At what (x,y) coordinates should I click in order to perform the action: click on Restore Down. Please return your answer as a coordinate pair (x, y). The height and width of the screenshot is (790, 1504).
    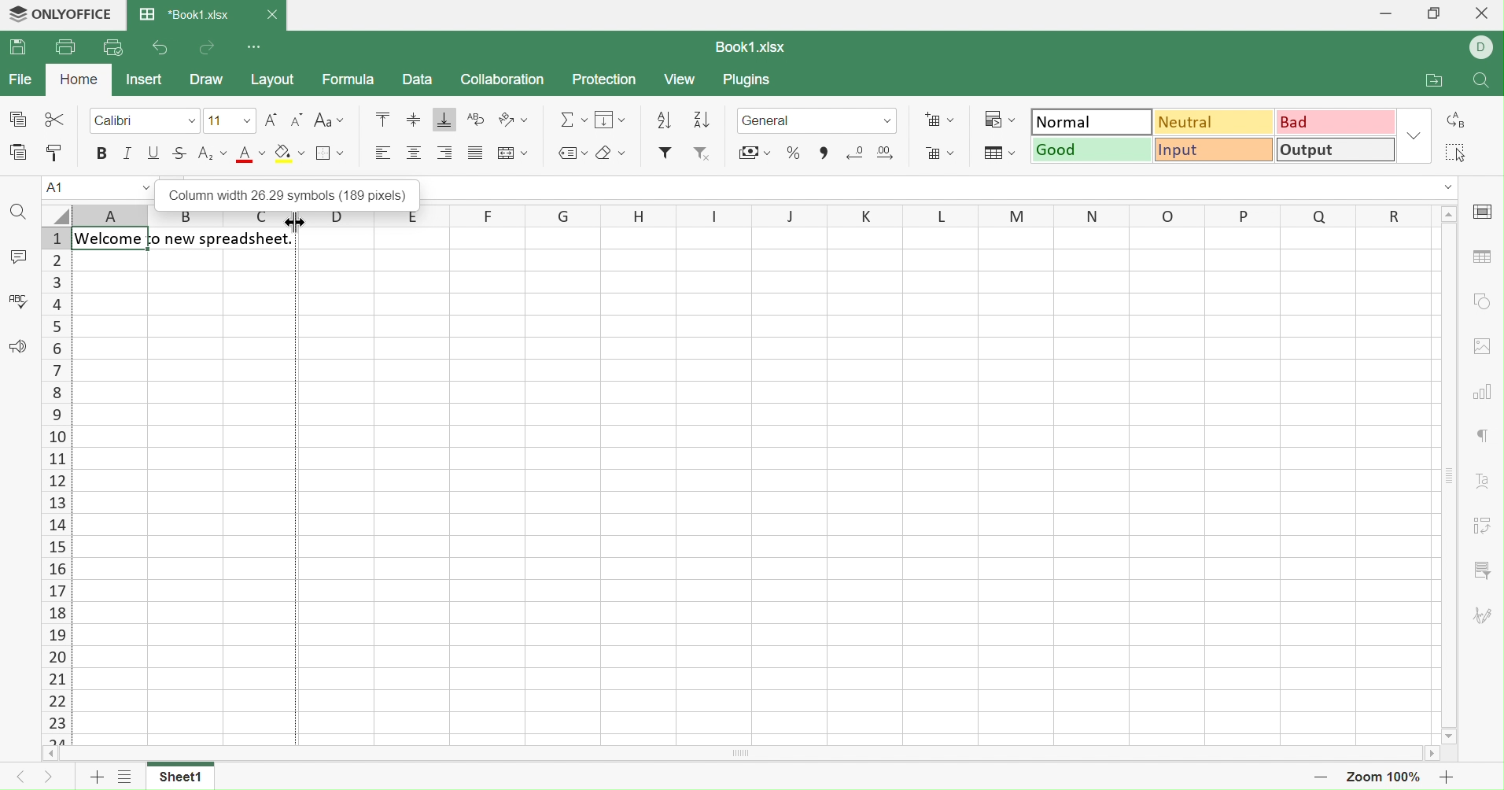
    Looking at the image, I should click on (1439, 13).